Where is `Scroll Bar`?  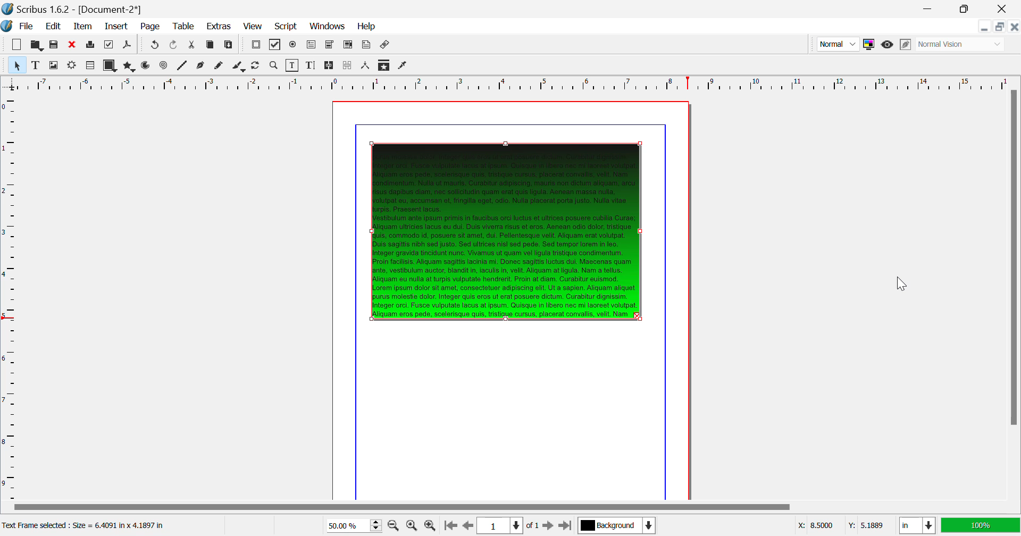
Scroll Bar is located at coordinates (510, 508).